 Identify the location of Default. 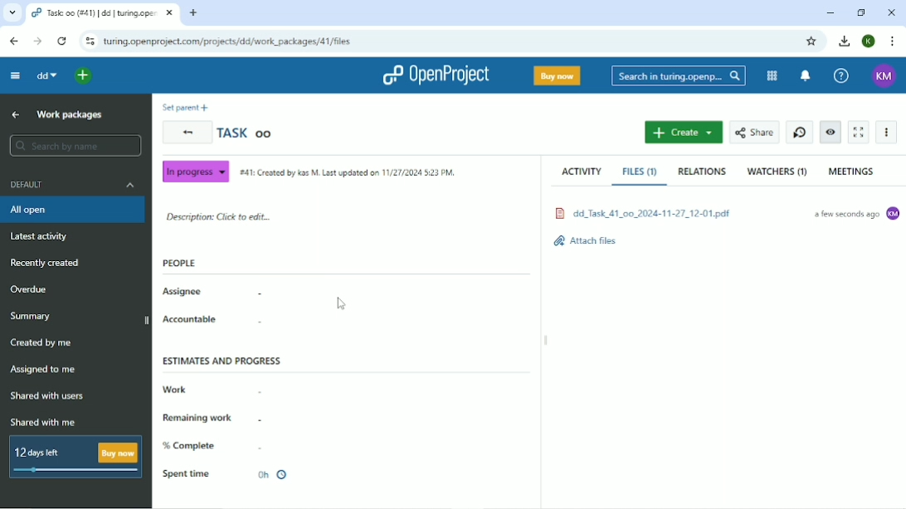
(72, 185).